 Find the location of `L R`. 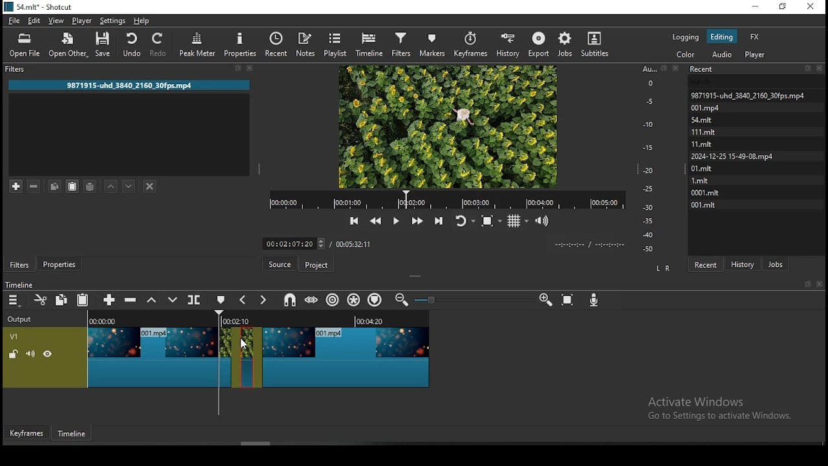

L R is located at coordinates (664, 269).